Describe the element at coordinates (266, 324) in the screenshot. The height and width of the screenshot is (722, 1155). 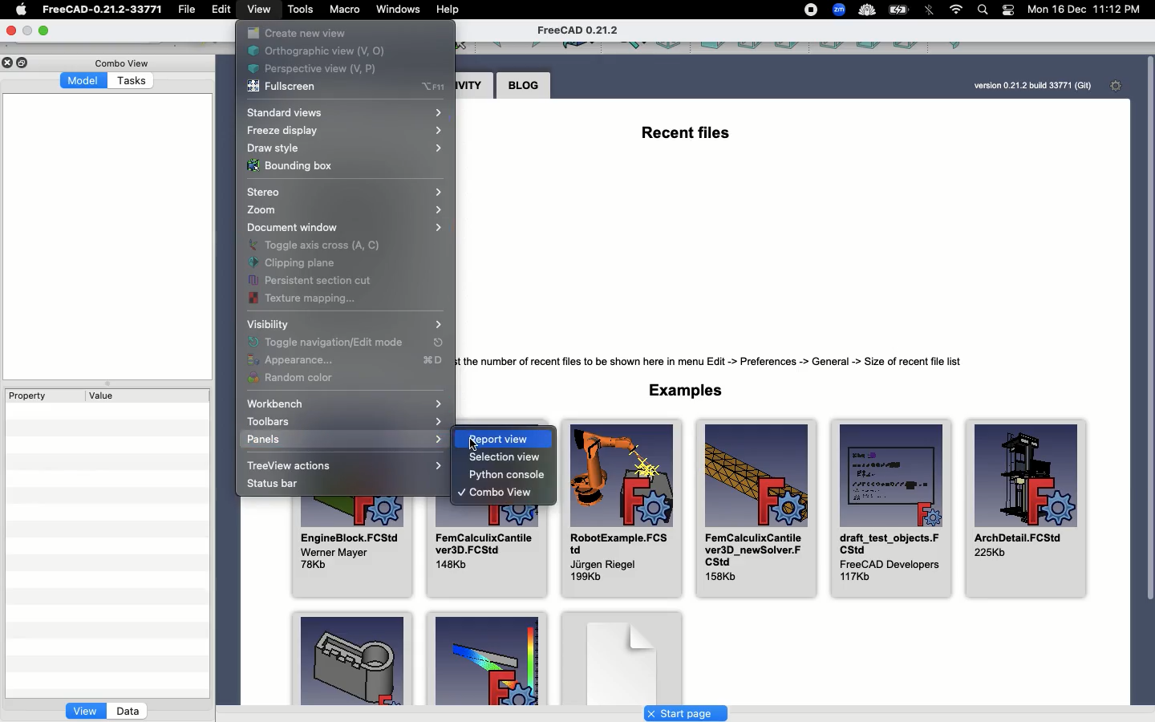
I see `Visibility` at that location.